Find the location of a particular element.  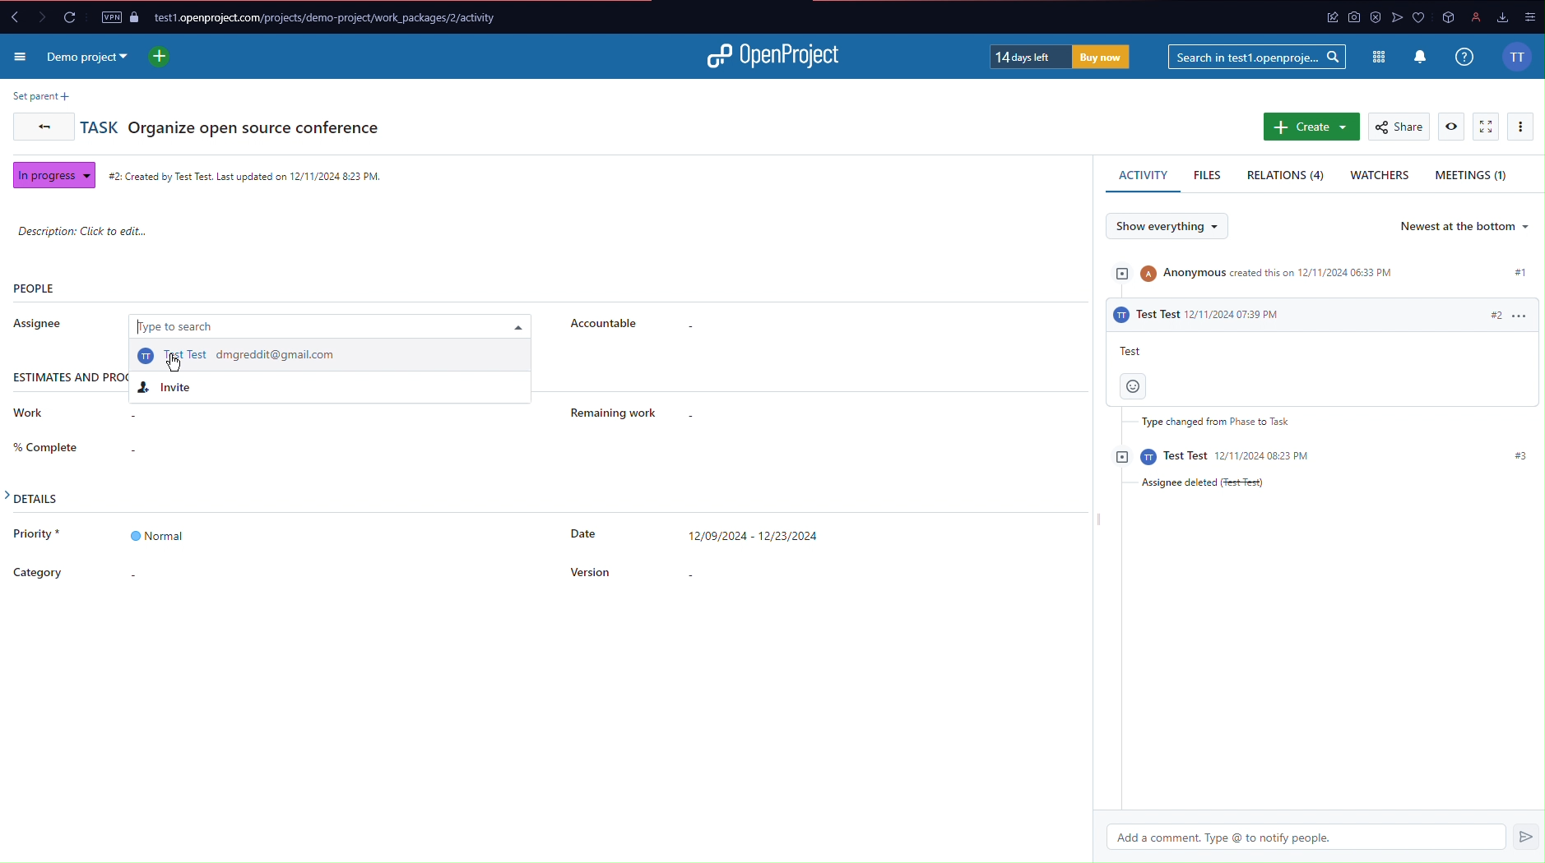

Show everything is located at coordinates (1166, 226).